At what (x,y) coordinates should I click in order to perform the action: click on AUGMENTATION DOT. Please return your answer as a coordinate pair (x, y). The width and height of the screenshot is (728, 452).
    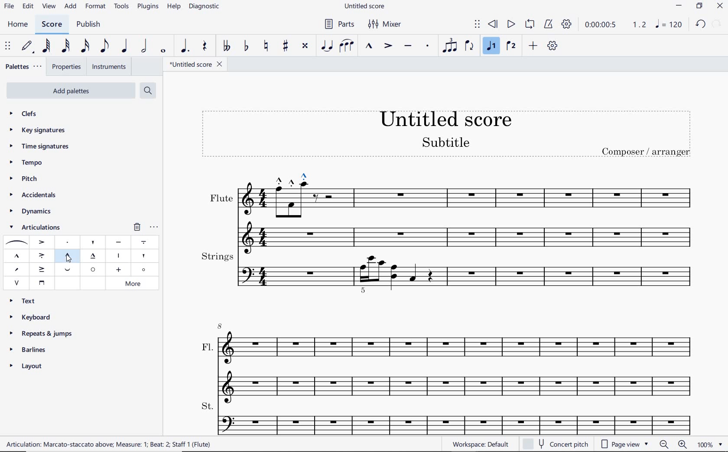
    Looking at the image, I should click on (185, 46).